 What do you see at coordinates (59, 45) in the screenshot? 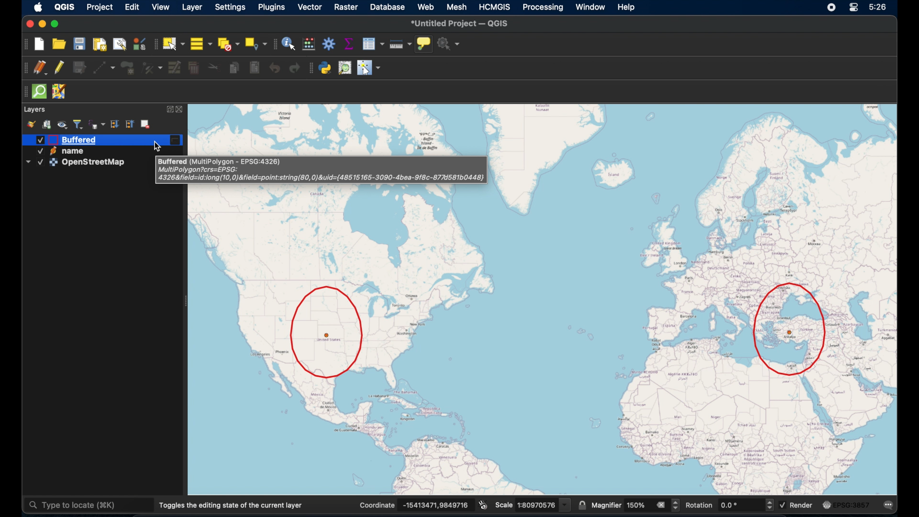
I see `open project` at bounding box center [59, 45].